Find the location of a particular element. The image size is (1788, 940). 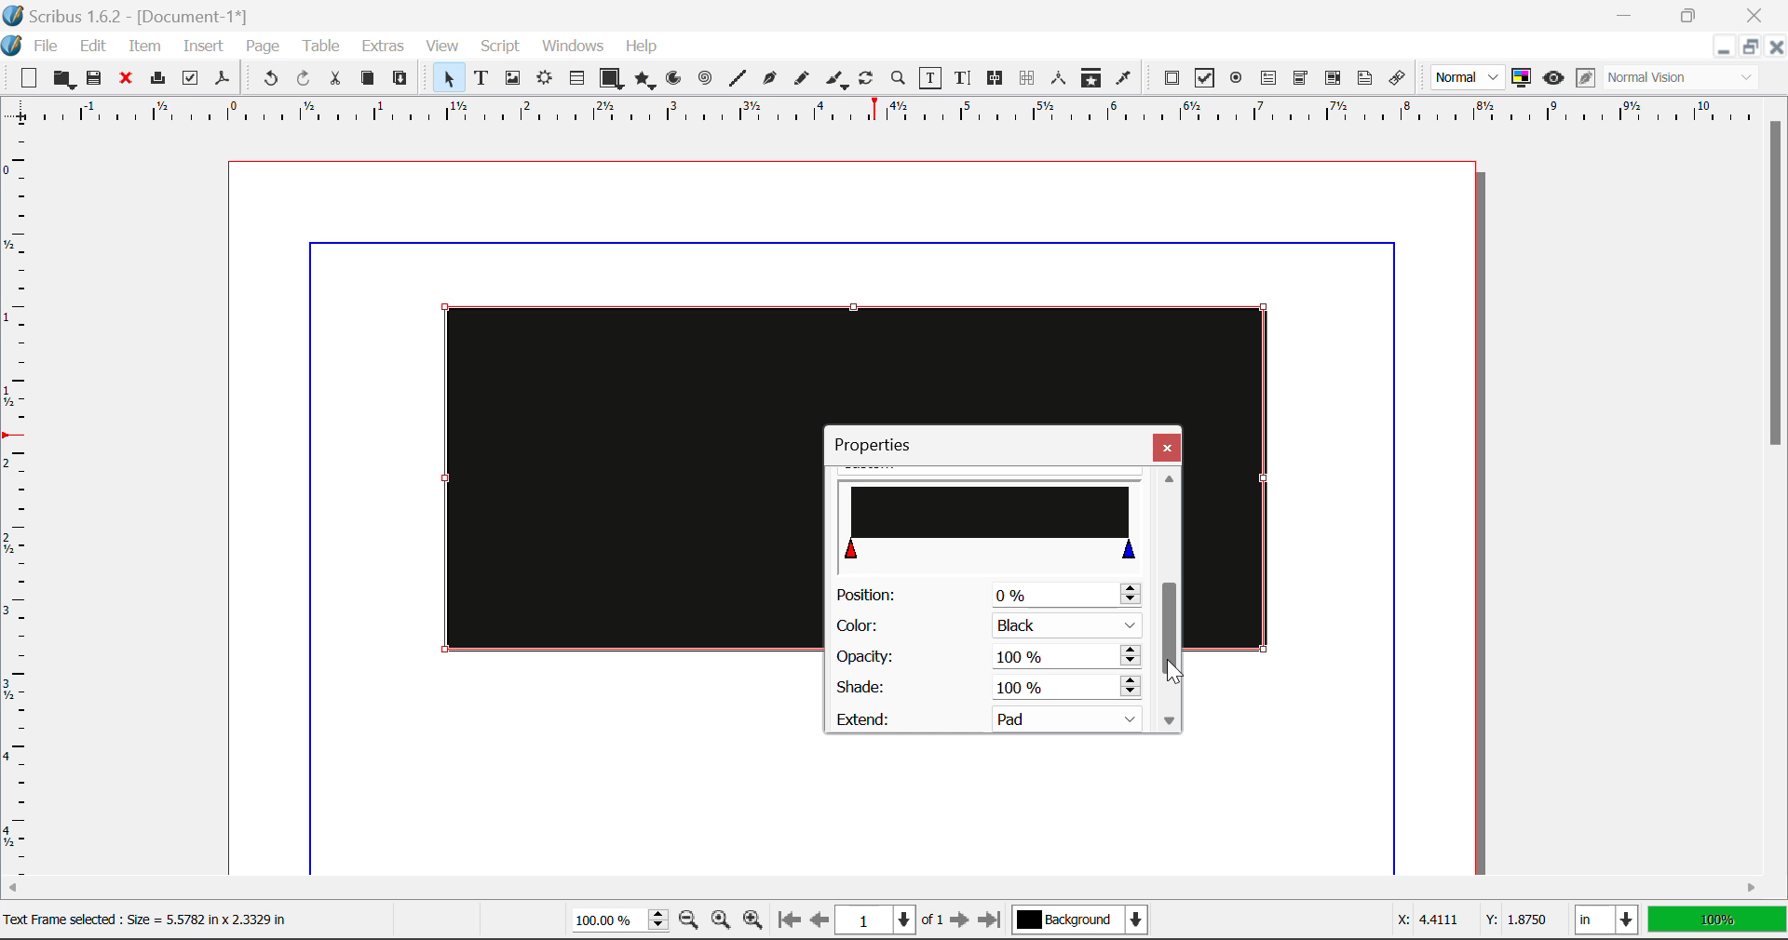

Tables is located at coordinates (576, 80).